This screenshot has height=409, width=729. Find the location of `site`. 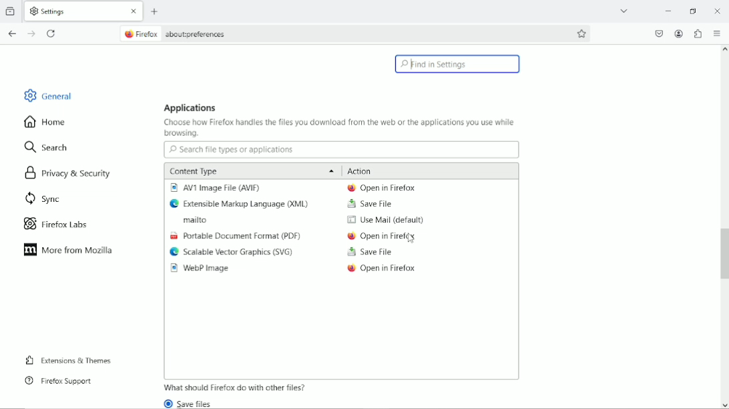

site is located at coordinates (175, 33).